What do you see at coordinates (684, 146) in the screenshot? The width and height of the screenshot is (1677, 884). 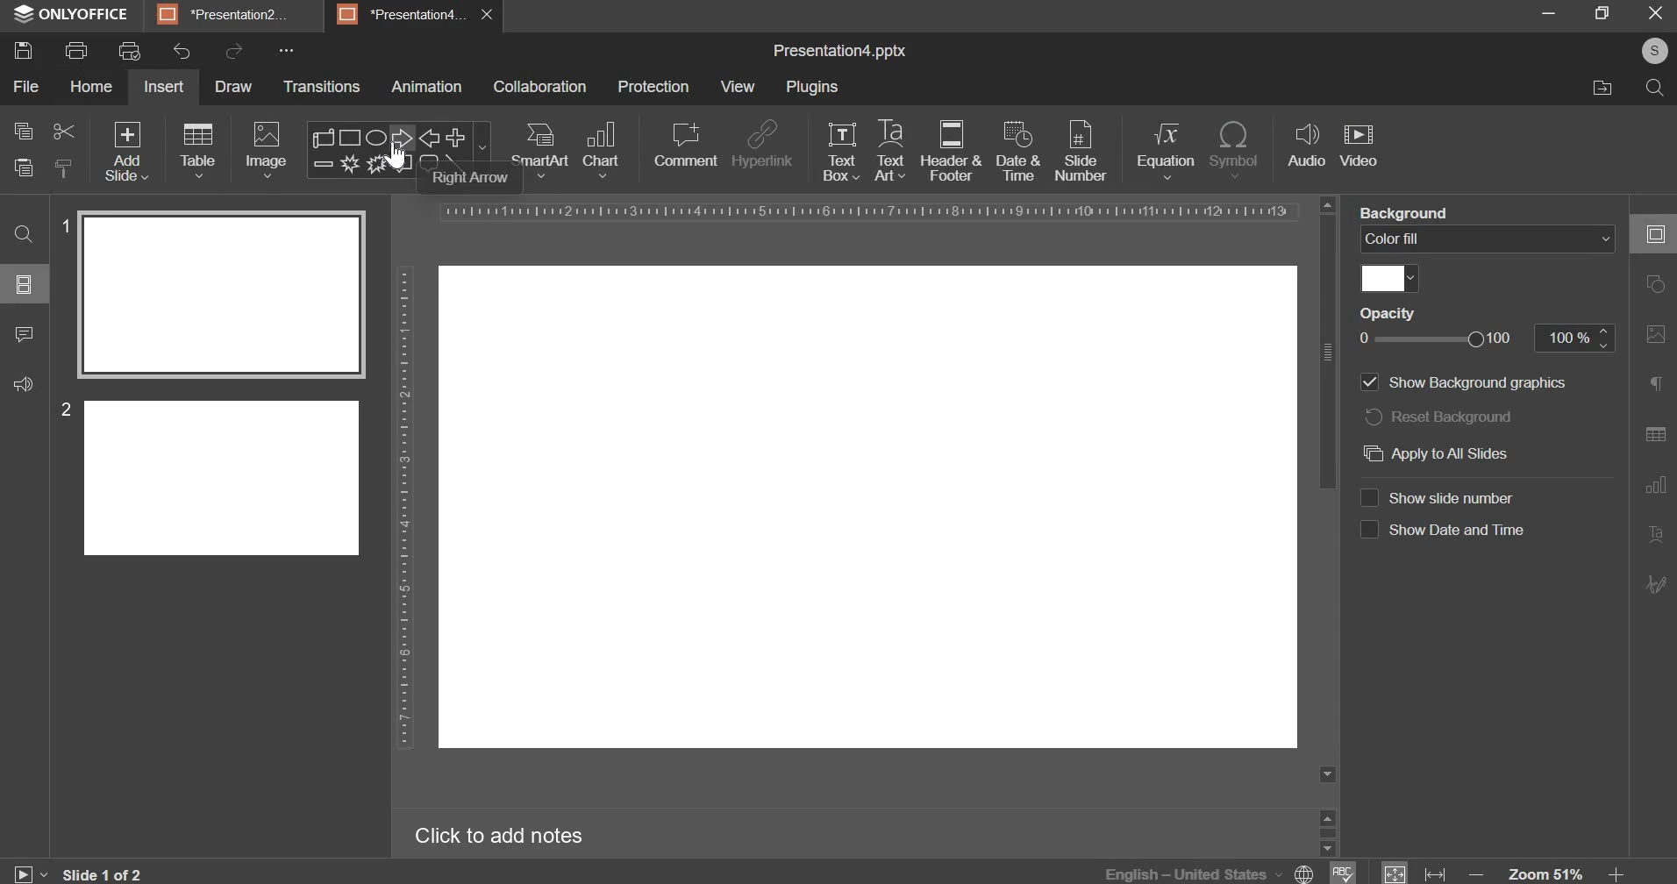 I see `comment` at bounding box center [684, 146].